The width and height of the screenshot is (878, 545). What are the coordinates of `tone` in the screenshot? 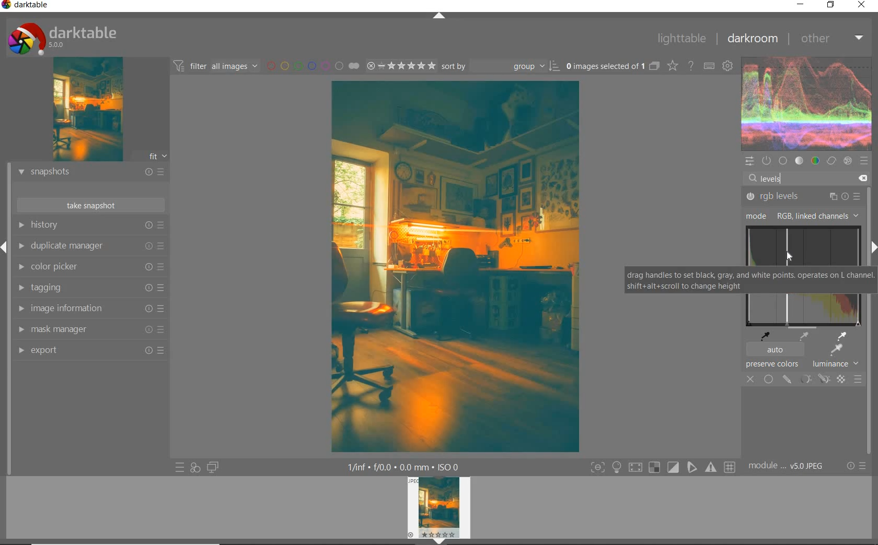 It's located at (800, 160).